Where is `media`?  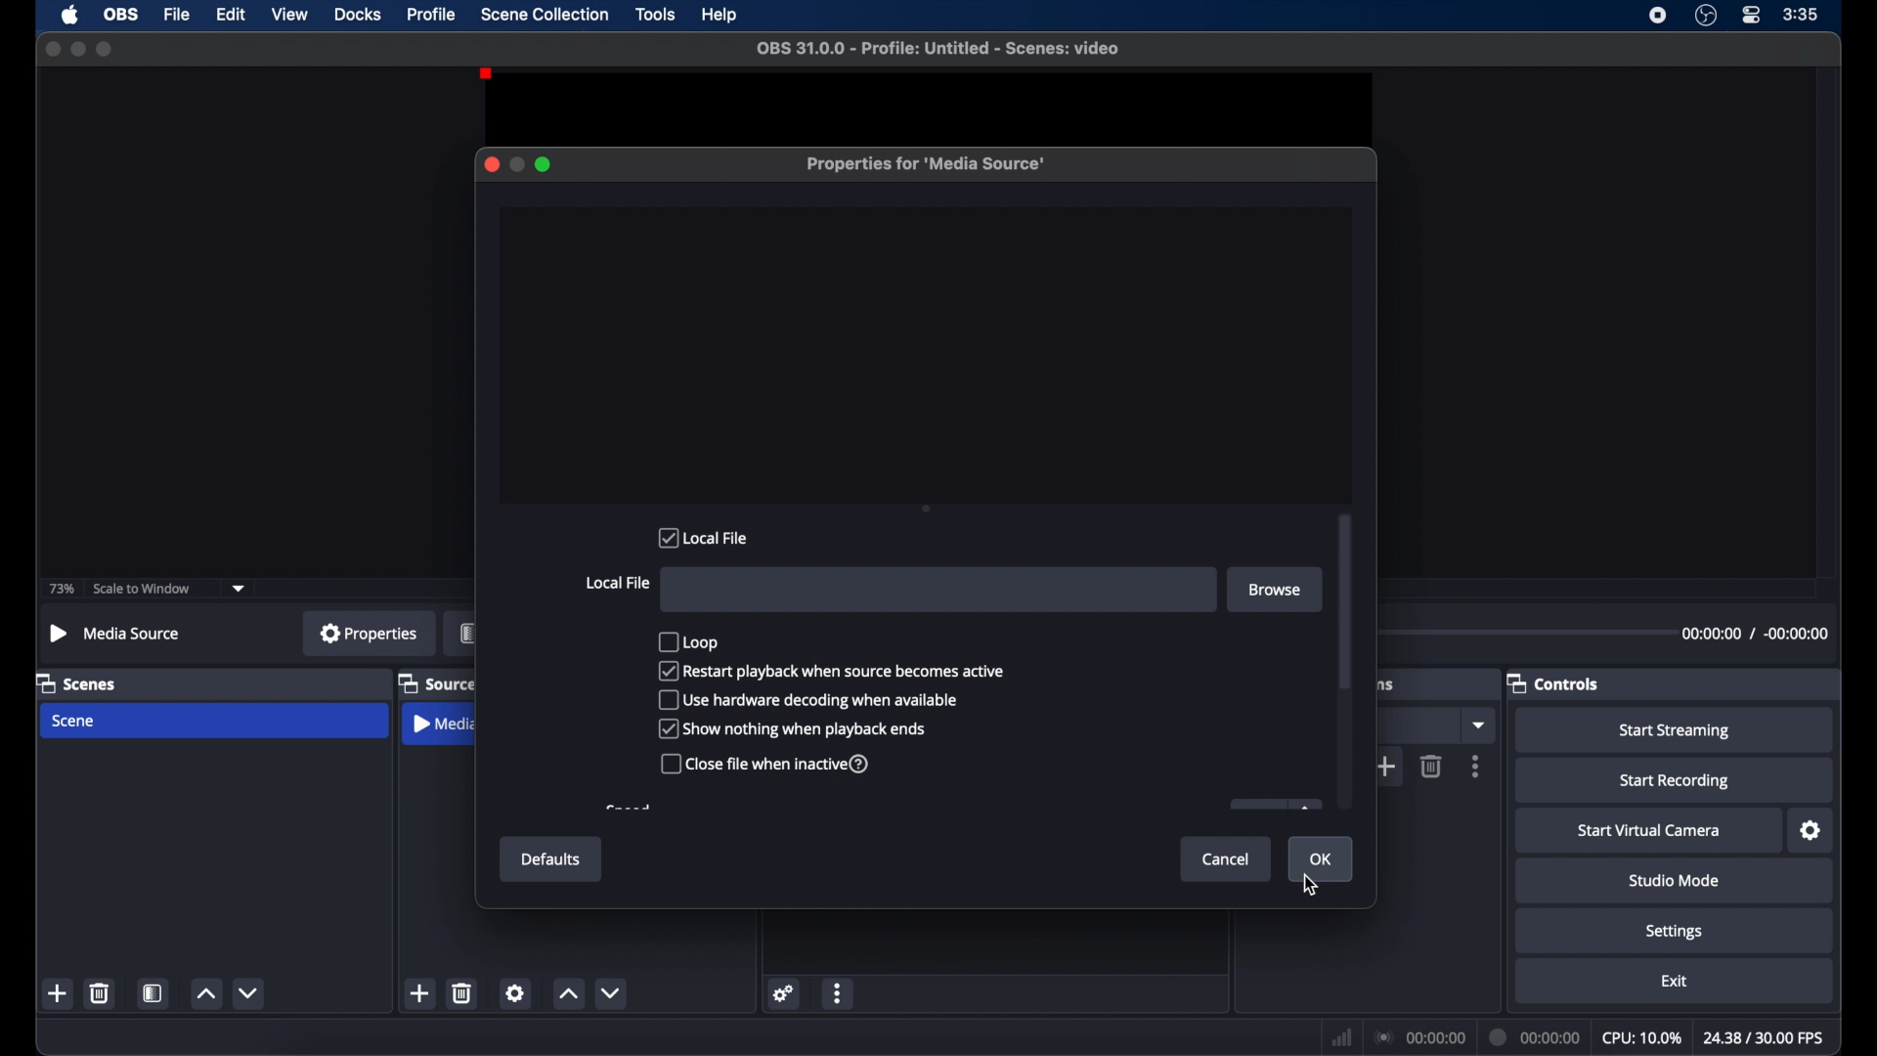
media is located at coordinates (436, 723).